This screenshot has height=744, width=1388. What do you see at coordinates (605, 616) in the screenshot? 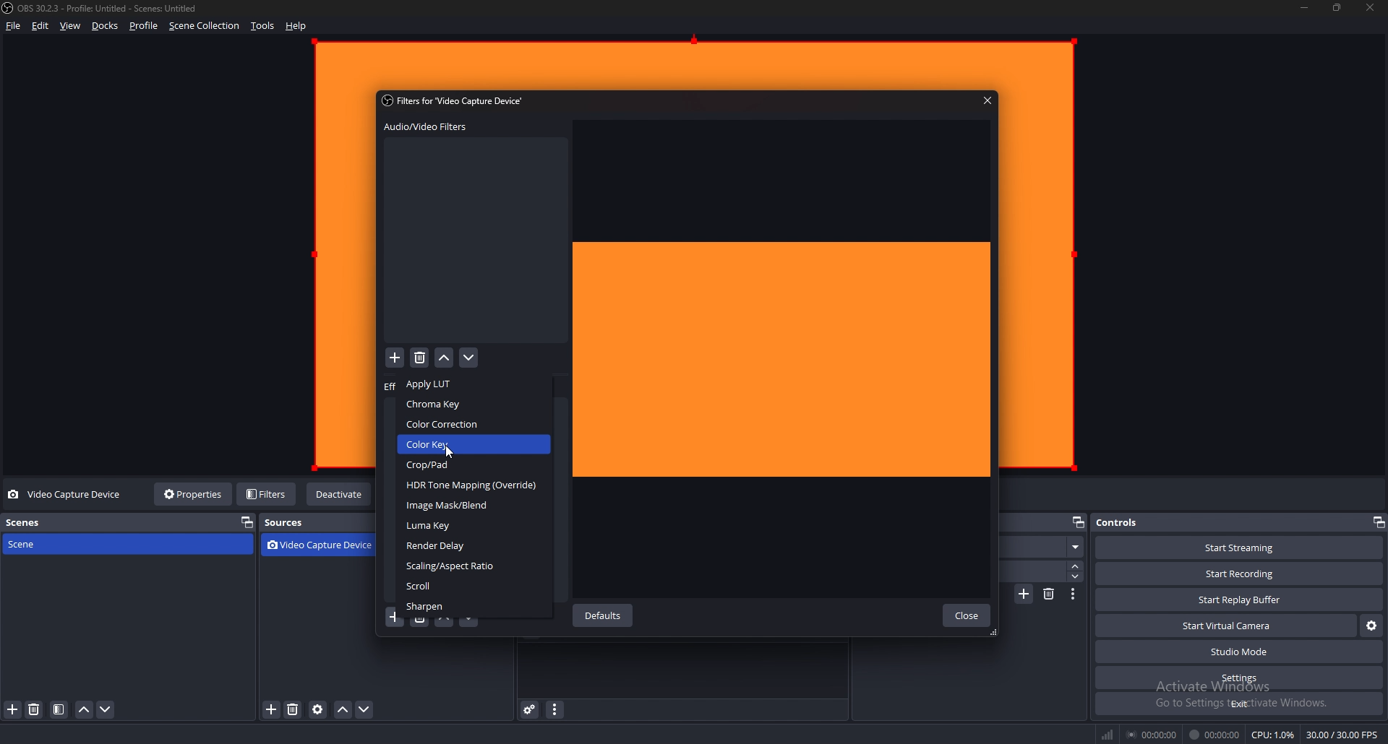
I see `defaults` at bounding box center [605, 616].